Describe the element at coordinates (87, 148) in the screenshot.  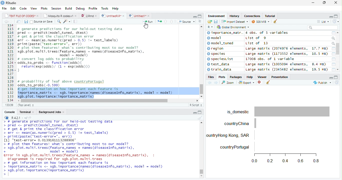
I see `> pred <- predict(model_tuned, dtest)

> # get & print the classification error

> err <- mean(as.numeric(pred > 0.5) != test_labels)

> print(paste("test-error=", err))

[1] "test-error= 0.0139161113288906"

> # plot them features! what's contributing most to our model?

> xgb.plot. multi. trees (feature names = names (diseaseInfo_matrix),

+ model = model)

Error in xgb.plot.multi.trees(feature names = names(diseaseInfo_matrix), :
Diagrammer is required for xgb.plot.multi.trees

> # get information on how important each feature is

> importance_matrix <- xgb. importance (names (diseaseInfo_matrix), model = model)

> xgb. plot. importance (impor tance_matrix)

>|` at that location.